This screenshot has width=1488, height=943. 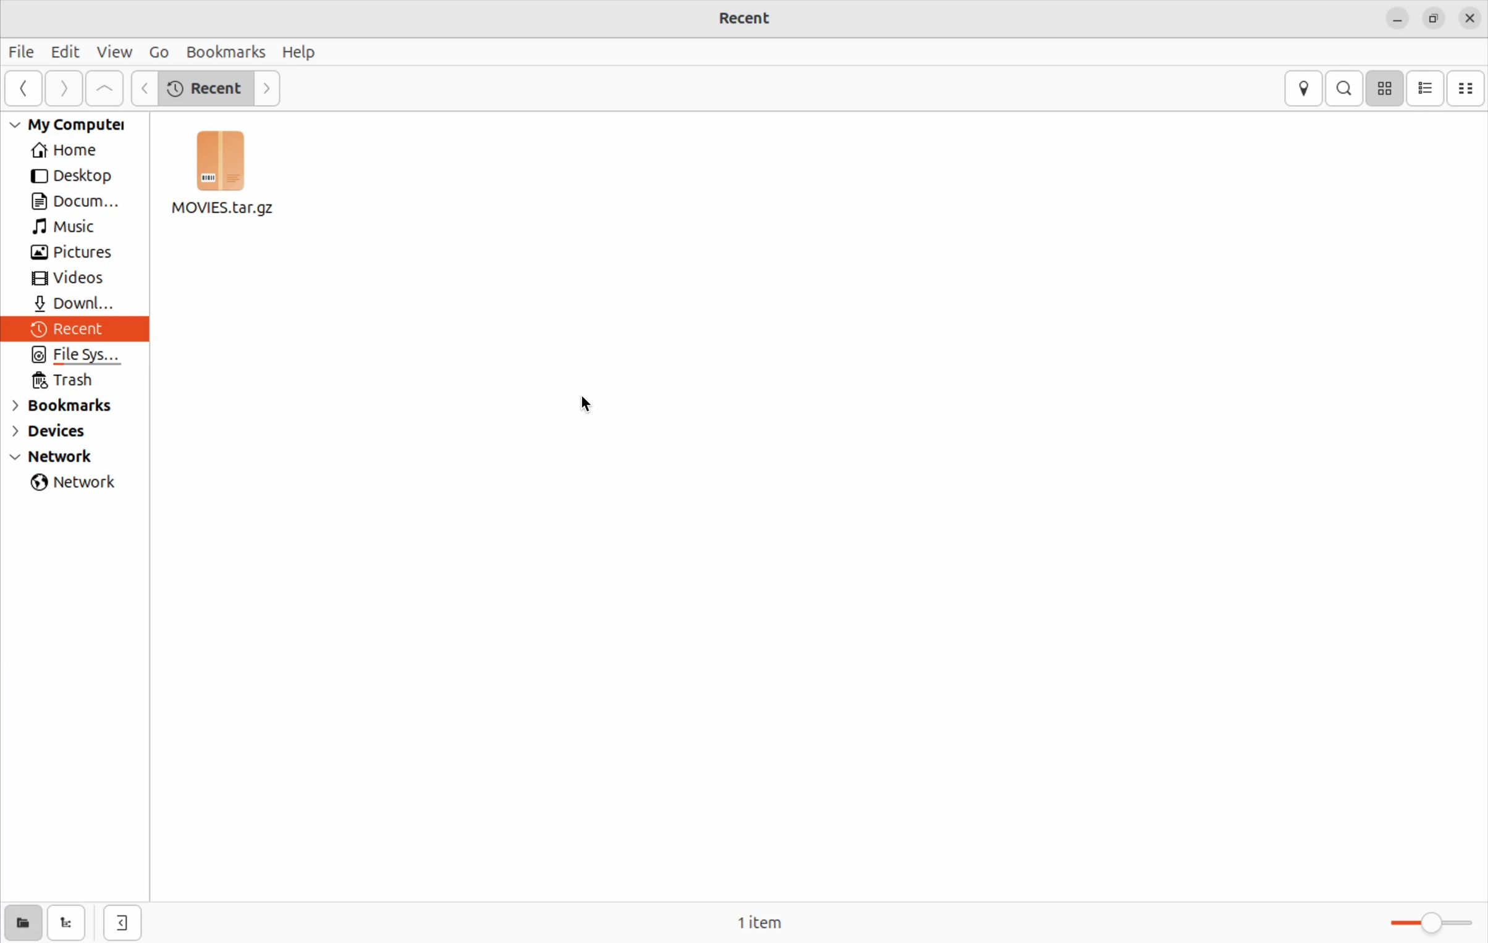 What do you see at coordinates (113, 51) in the screenshot?
I see `view` at bounding box center [113, 51].